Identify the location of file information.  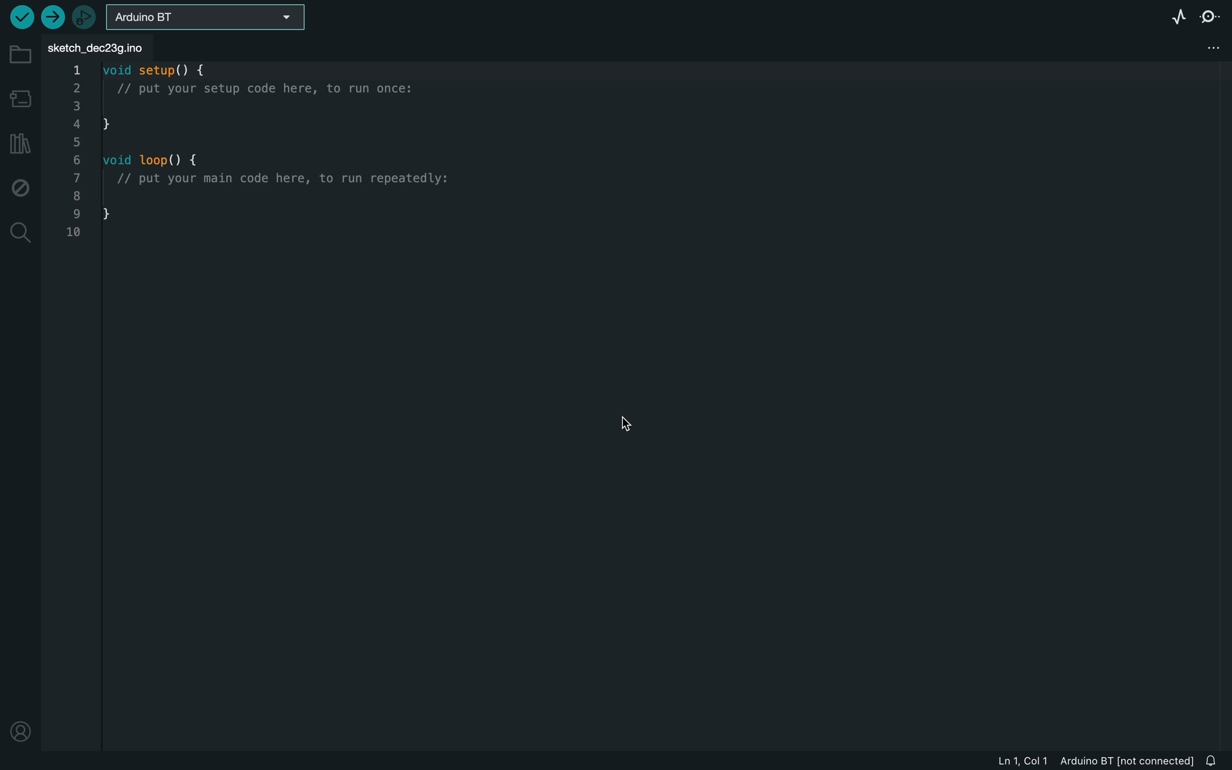
(1092, 761).